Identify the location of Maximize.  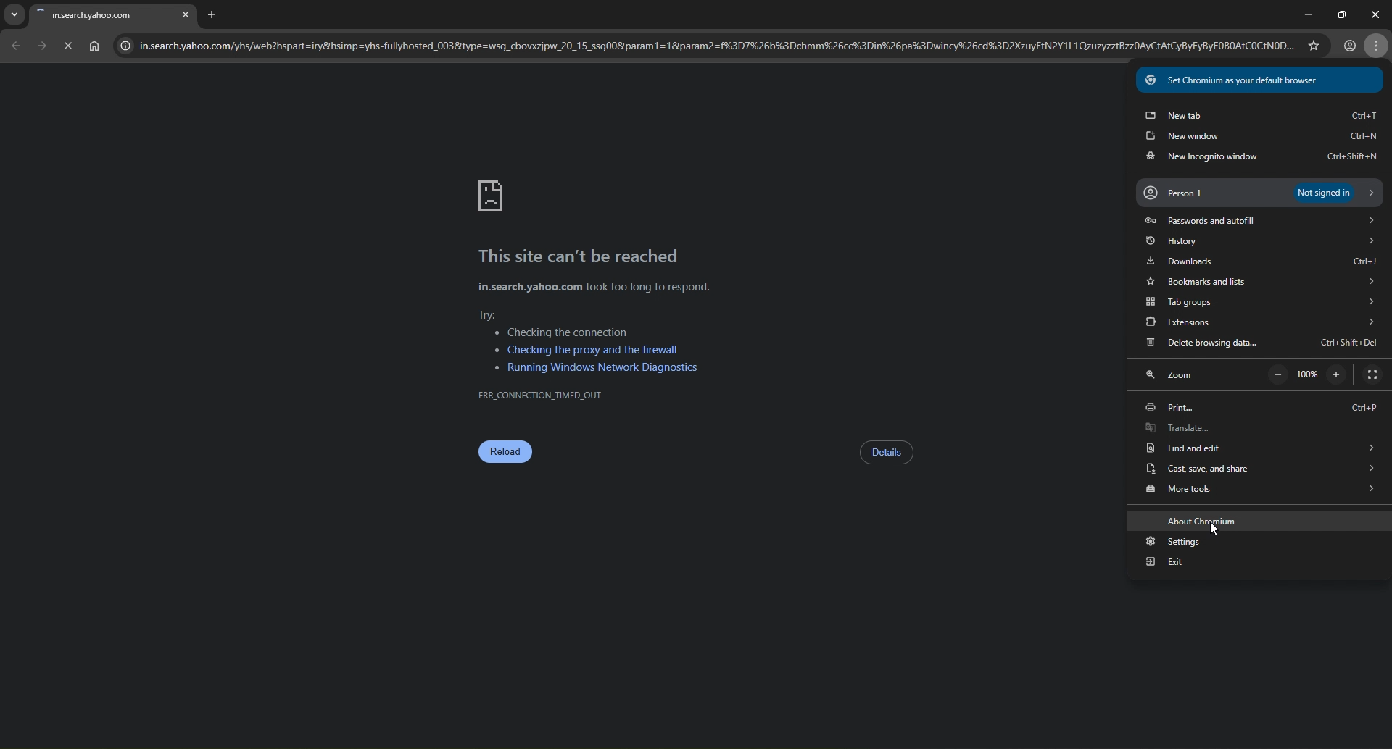
(1339, 12).